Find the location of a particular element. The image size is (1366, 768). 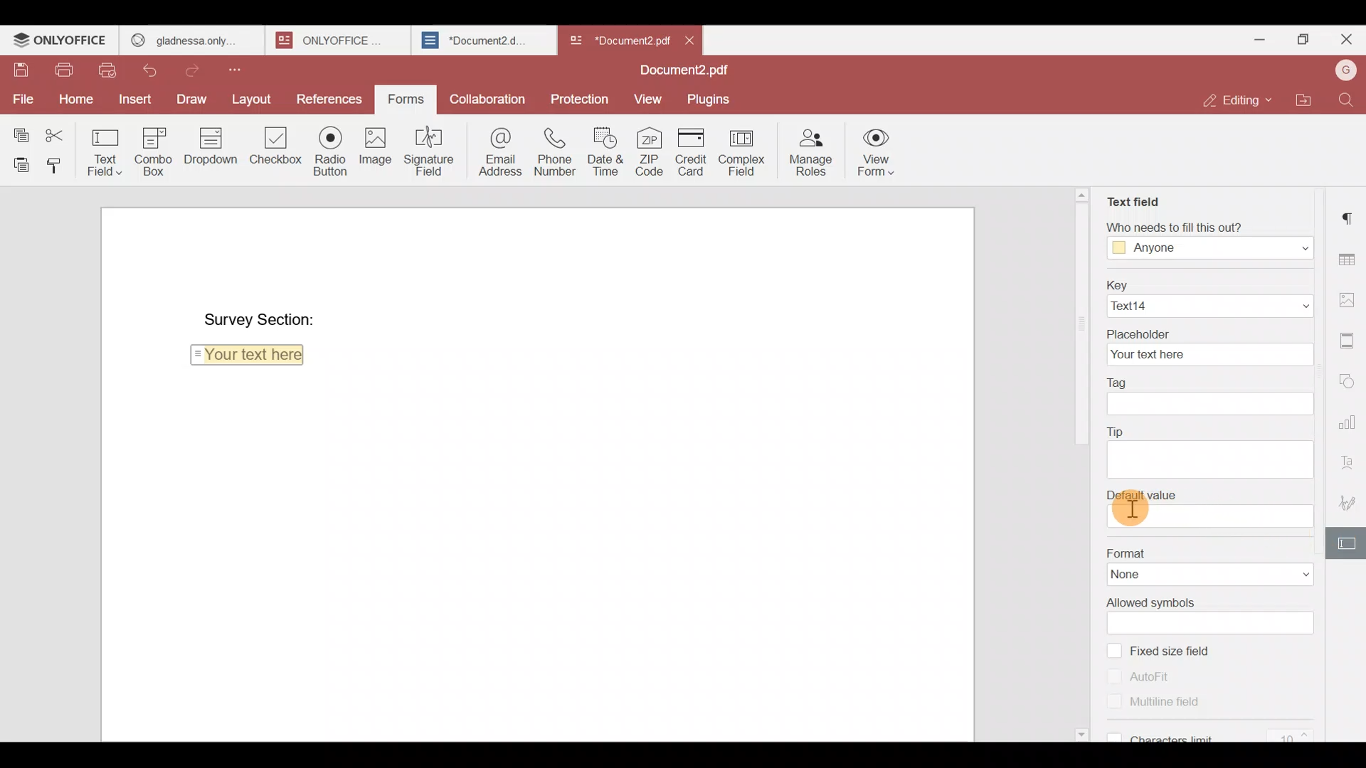

Your text here is located at coordinates (250, 358).